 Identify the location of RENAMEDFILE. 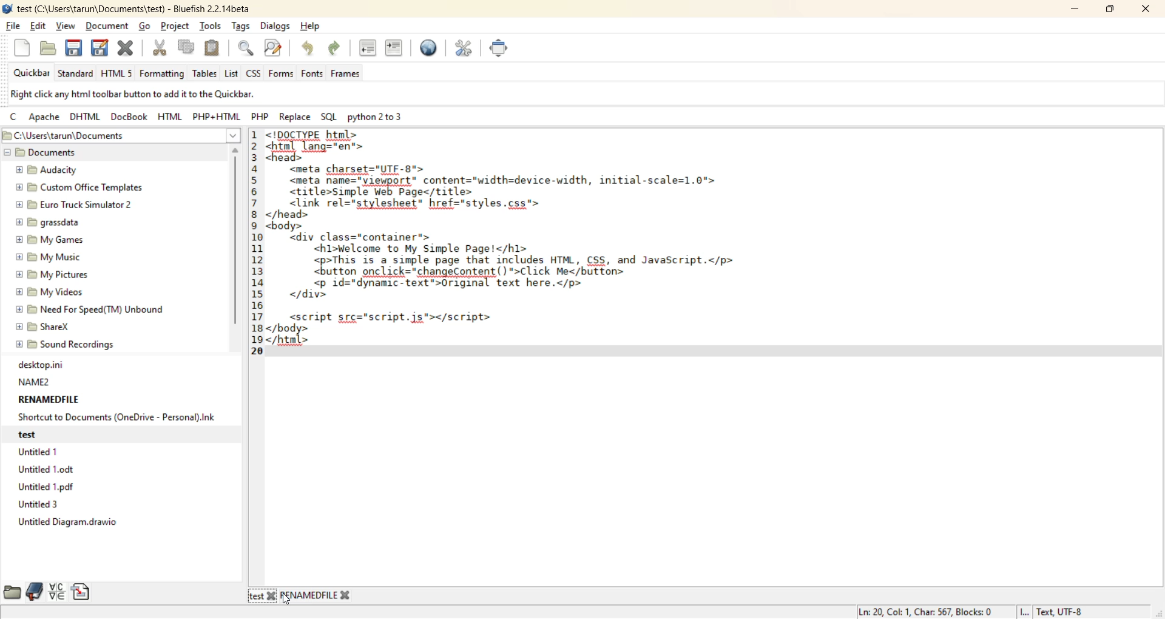
(49, 398).